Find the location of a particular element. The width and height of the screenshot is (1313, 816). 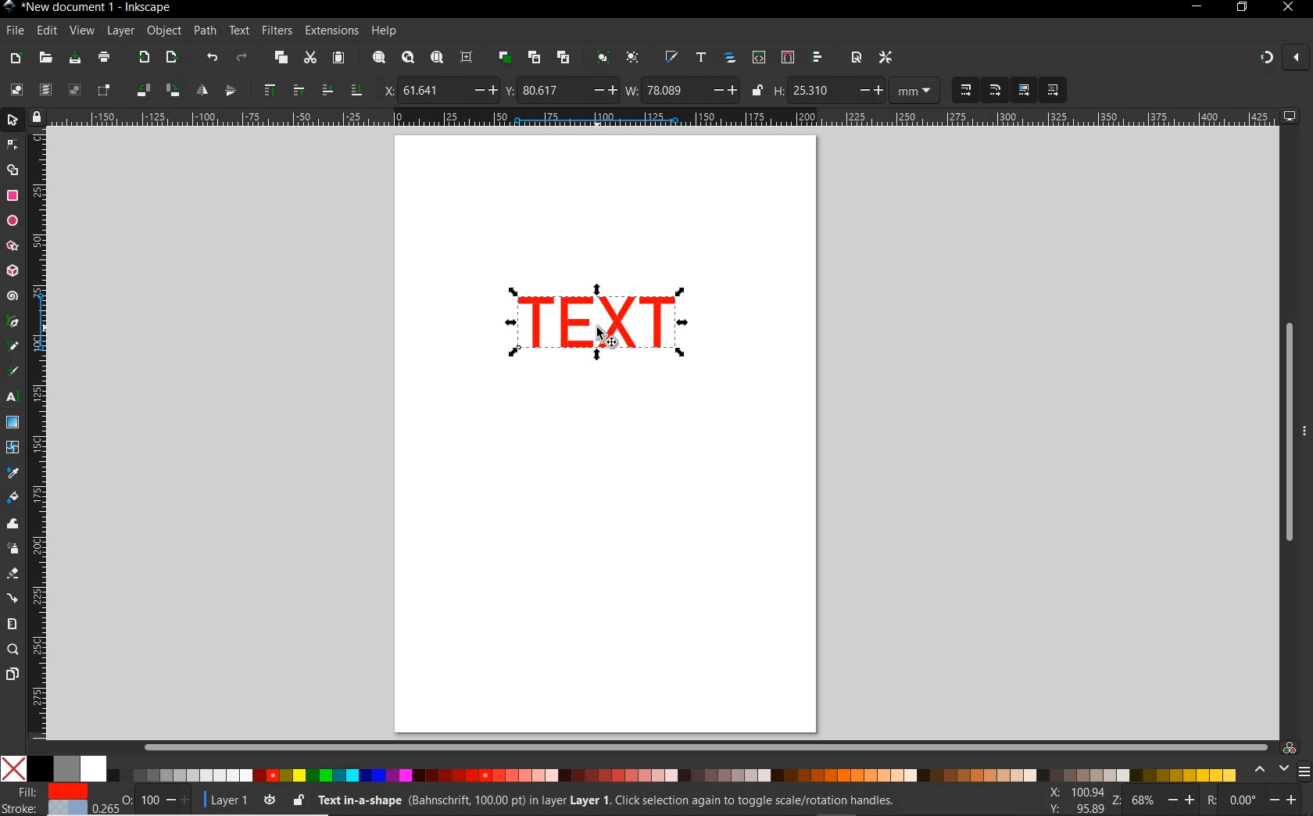

dropper is located at coordinates (13, 473).